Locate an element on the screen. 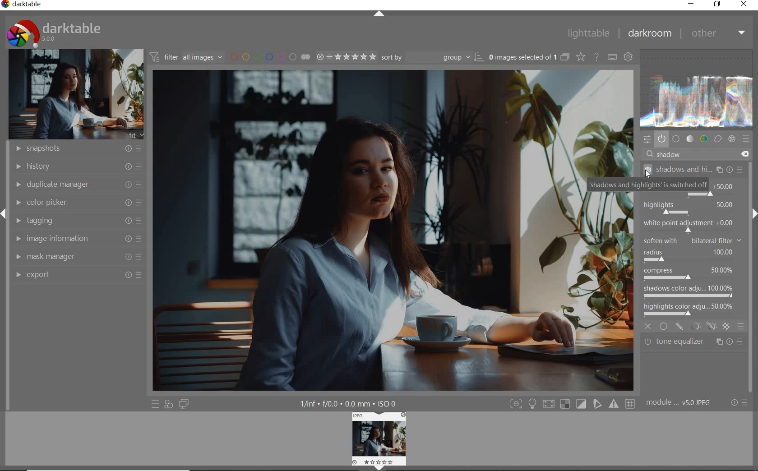 This screenshot has width=758, height=471. white point adjustment is located at coordinates (688, 226).